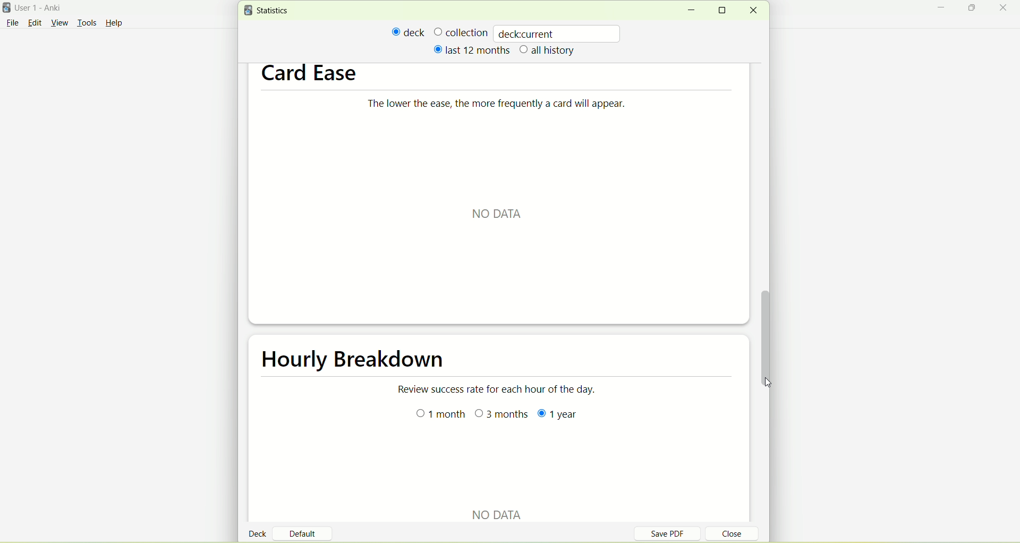 The height and width of the screenshot is (543, 1020). I want to click on close, so click(753, 11).